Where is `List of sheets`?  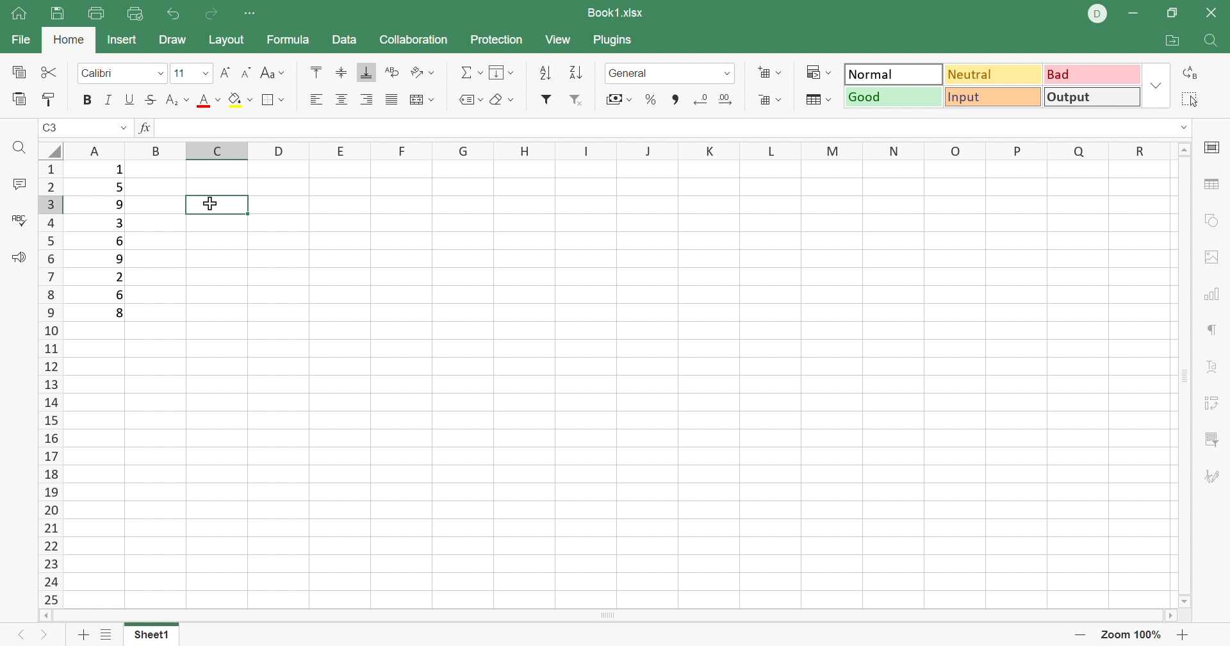
List of sheets is located at coordinates (110, 634).